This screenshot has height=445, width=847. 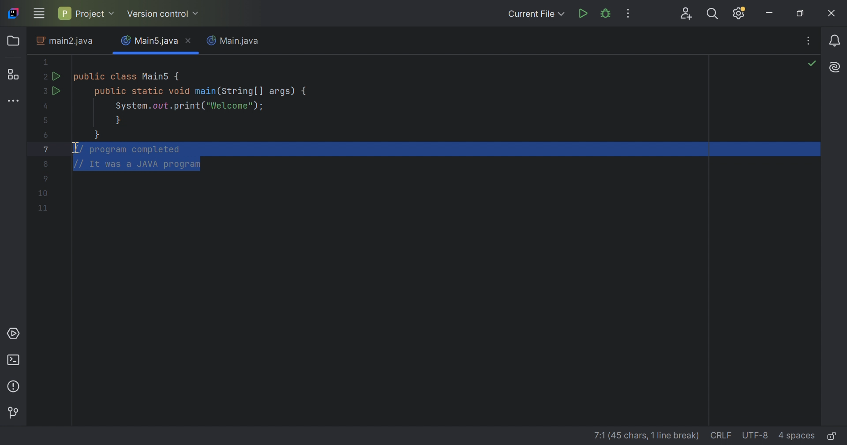 I want to click on Structure, so click(x=15, y=74).